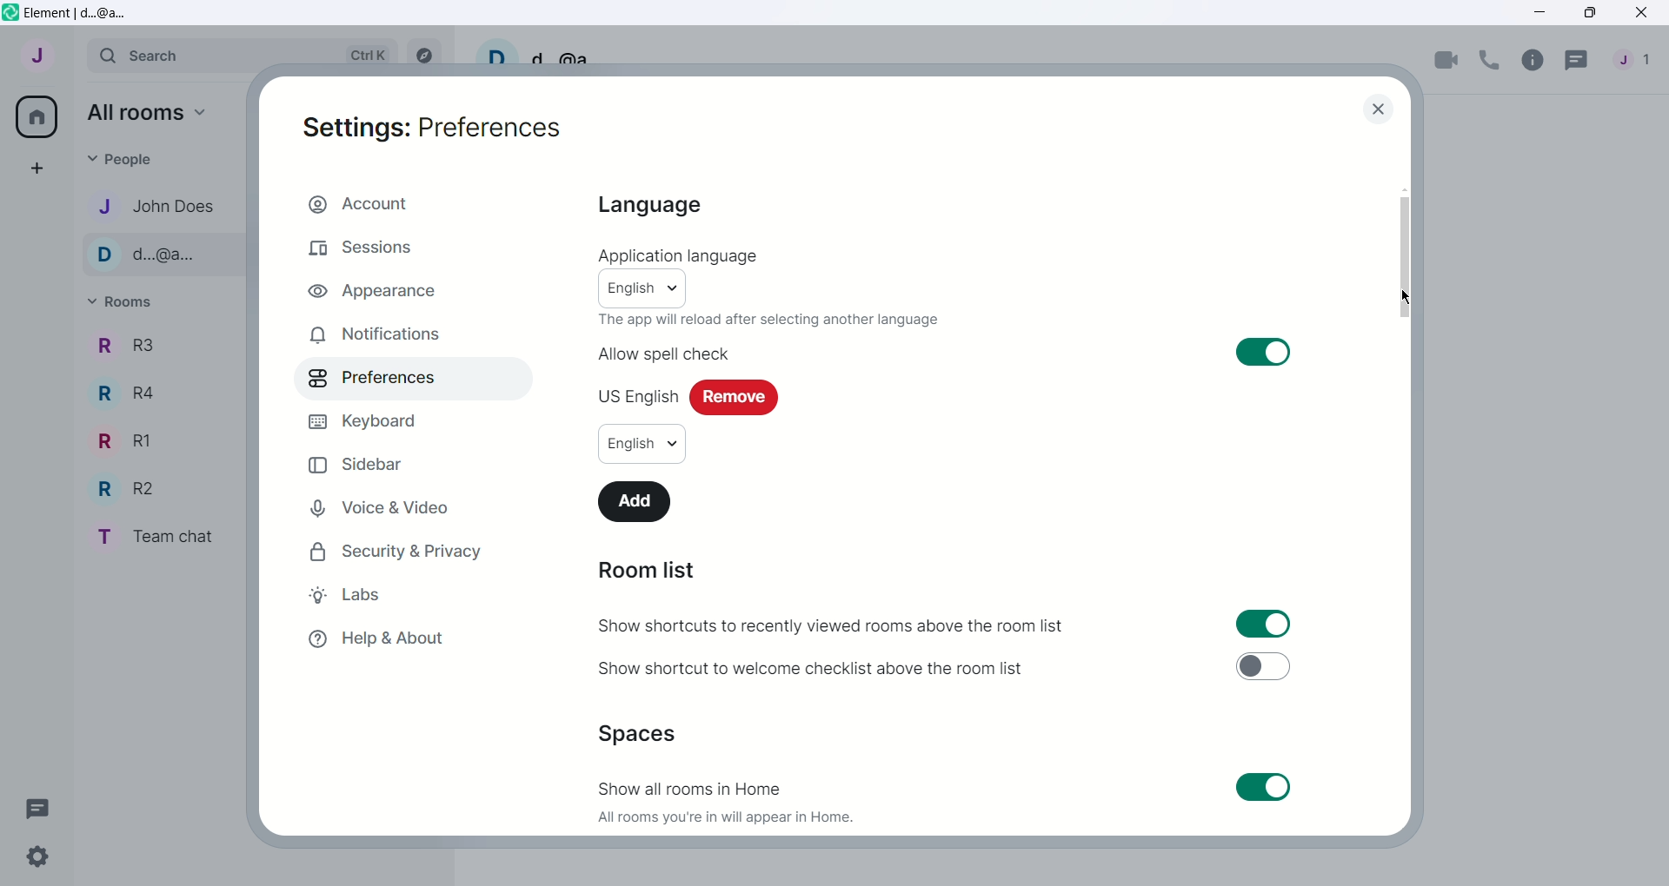  Describe the element at coordinates (832, 627) in the screenshot. I see `Show shortcuts to recently viewed rooms above the room list` at that location.